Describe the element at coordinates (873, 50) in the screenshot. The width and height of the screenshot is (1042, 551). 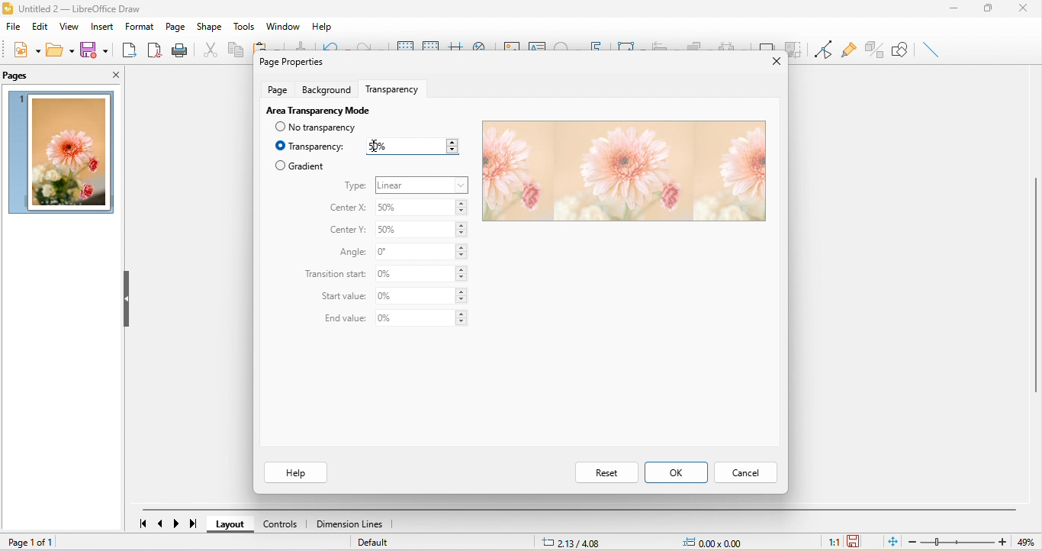
I see `toggle extrusion` at that location.